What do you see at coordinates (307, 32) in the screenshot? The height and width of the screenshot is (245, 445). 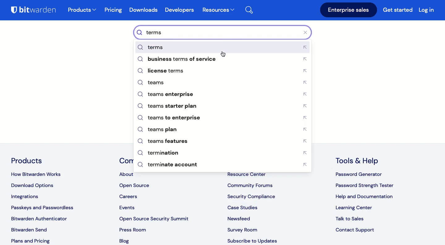 I see `close` at bounding box center [307, 32].